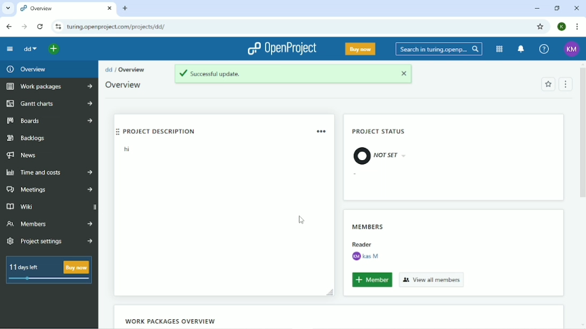  I want to click on News, so click(24, 156).